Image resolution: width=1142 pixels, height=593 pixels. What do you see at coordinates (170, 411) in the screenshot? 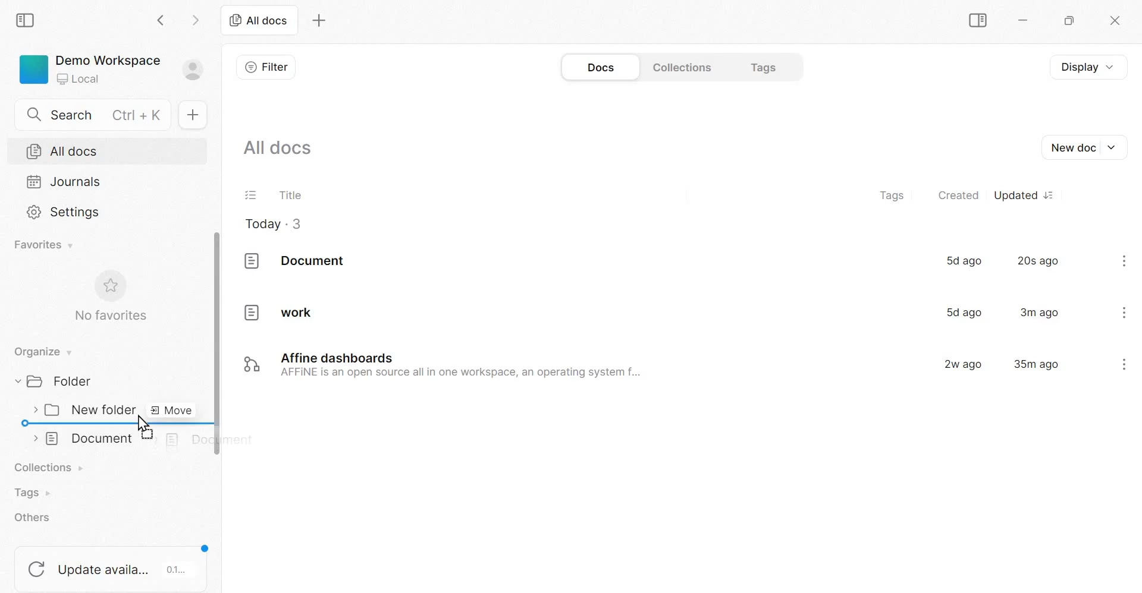
I see `move` at bounding box center [170, 411].